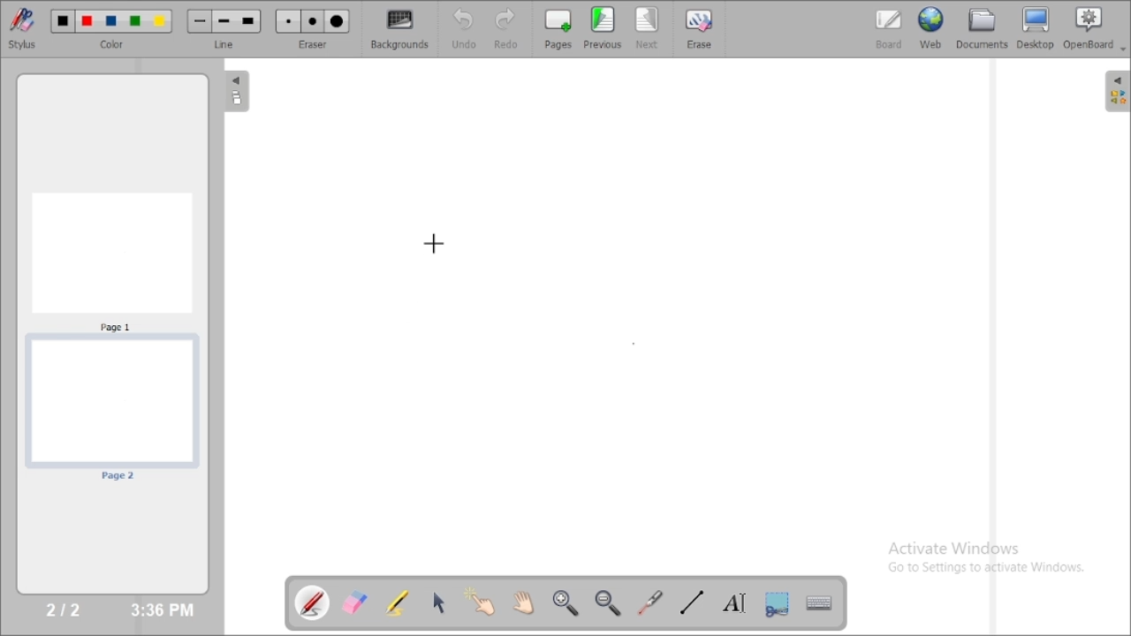  Describe the element at coordinates (112, 261) in the screenshot. I see `Page 1` at that location.